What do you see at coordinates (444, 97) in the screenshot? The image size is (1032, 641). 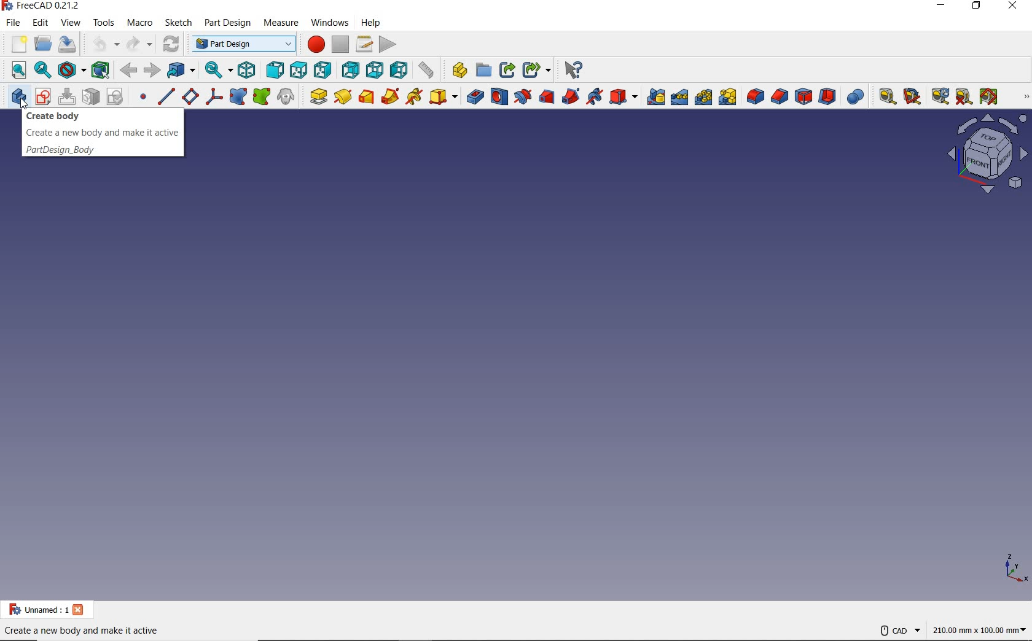 I see `CREATE AN ADDITIVE PRIMITIVE` at bounding box center [444, 97].